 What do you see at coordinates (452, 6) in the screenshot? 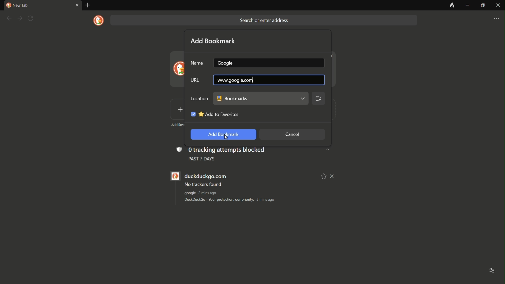
I see `leave no trace` at bounding box center [452, 6].